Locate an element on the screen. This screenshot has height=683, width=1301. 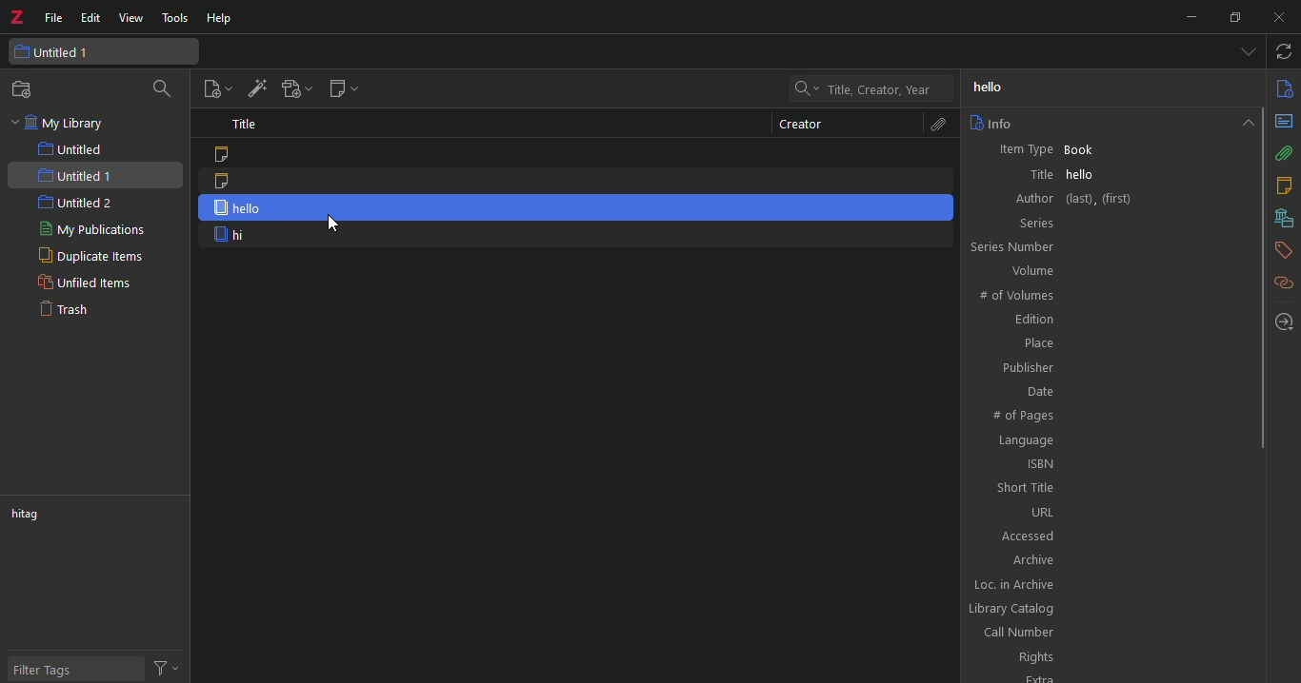
place is located at coordinates (1036, 341).